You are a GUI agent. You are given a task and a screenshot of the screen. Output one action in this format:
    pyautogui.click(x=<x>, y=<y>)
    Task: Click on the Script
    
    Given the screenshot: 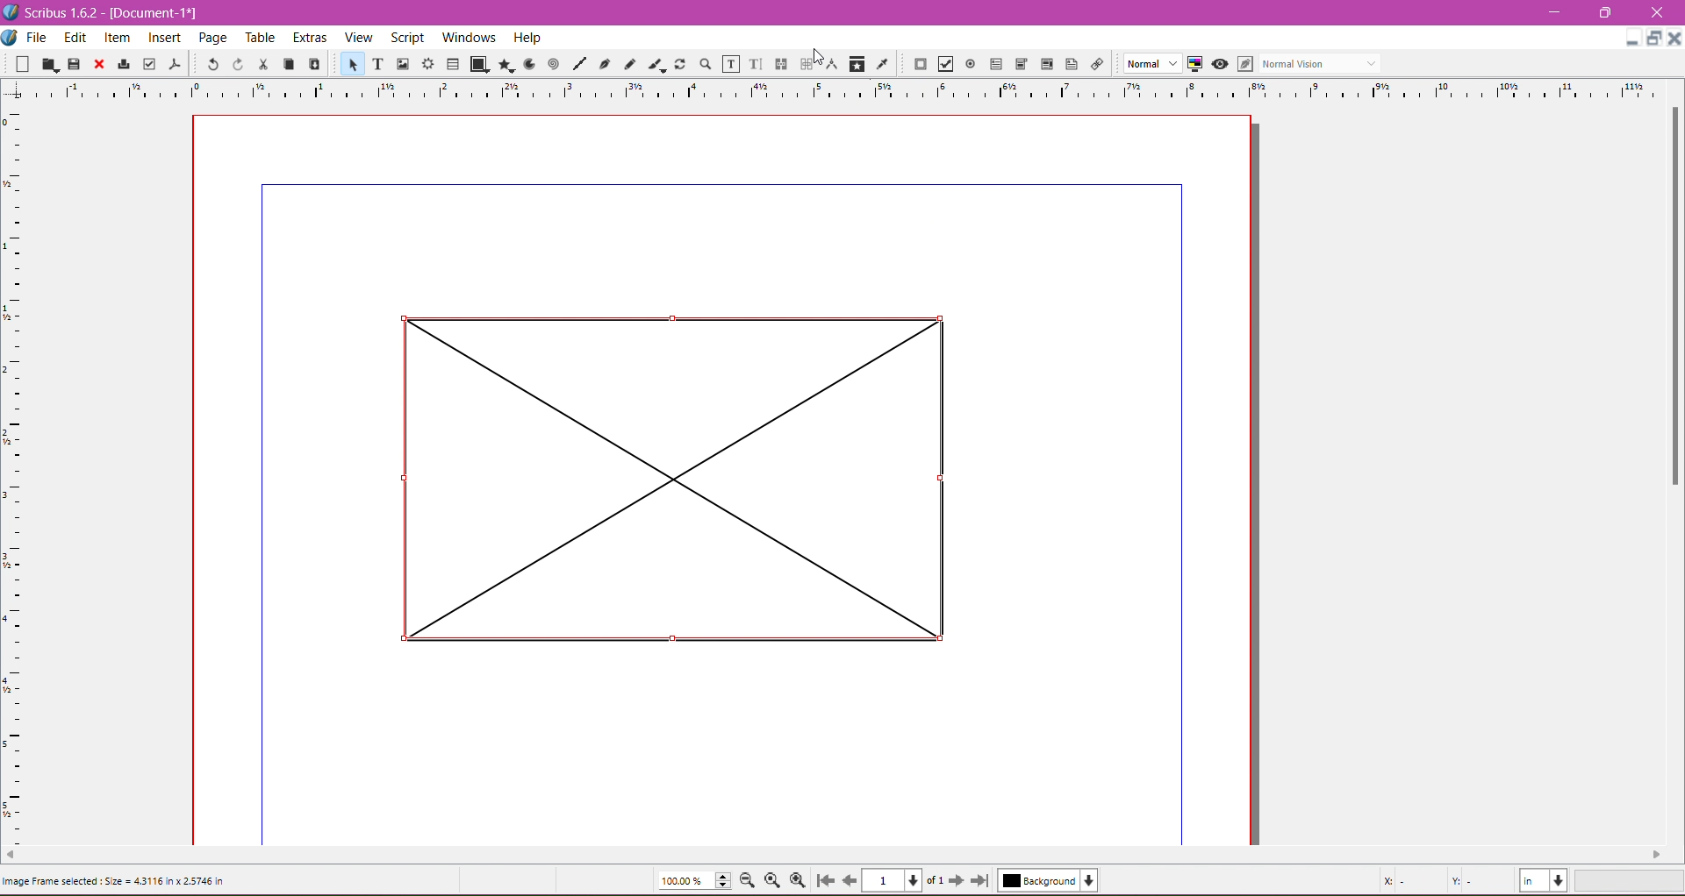 What is the action you would take?
    pyautogui.click(x=406, y=37)
    